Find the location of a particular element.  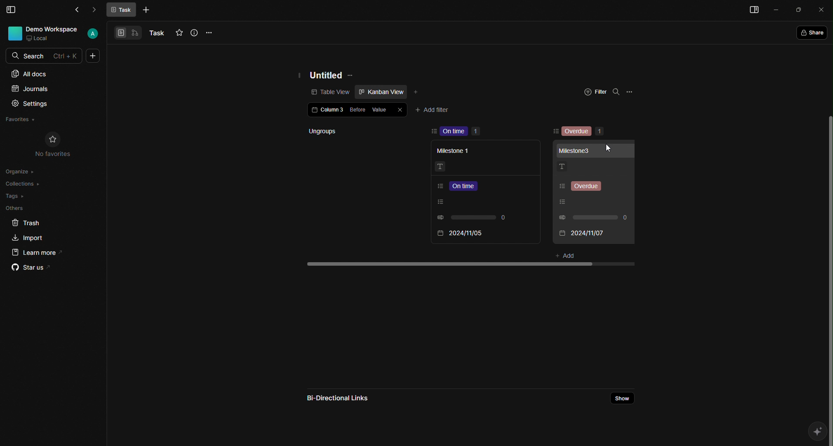

Listing is located at coordinates (573, 202).